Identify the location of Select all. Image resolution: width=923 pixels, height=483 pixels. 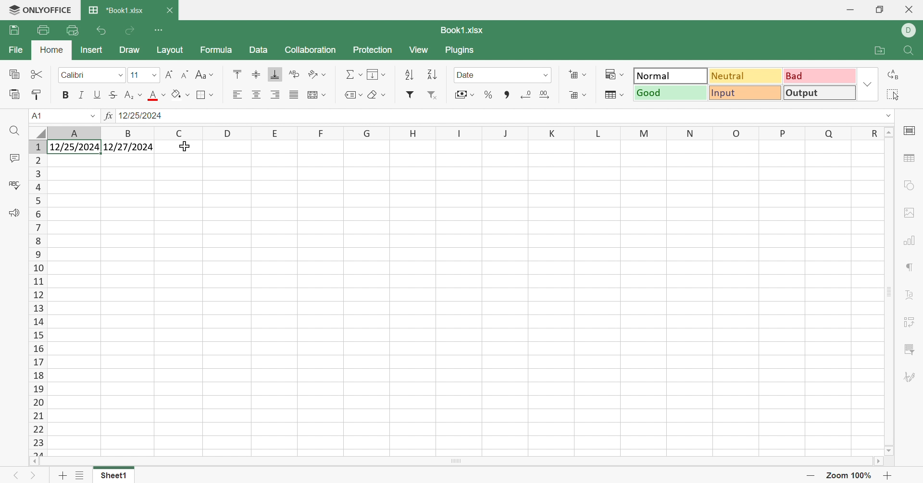
(890, 94).